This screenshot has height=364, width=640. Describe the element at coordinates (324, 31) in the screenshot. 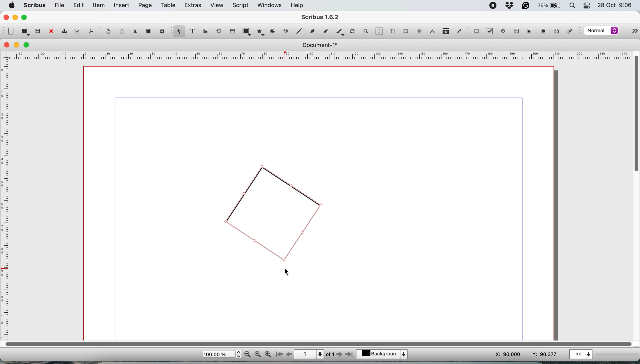

I see `freehand line` at that location.